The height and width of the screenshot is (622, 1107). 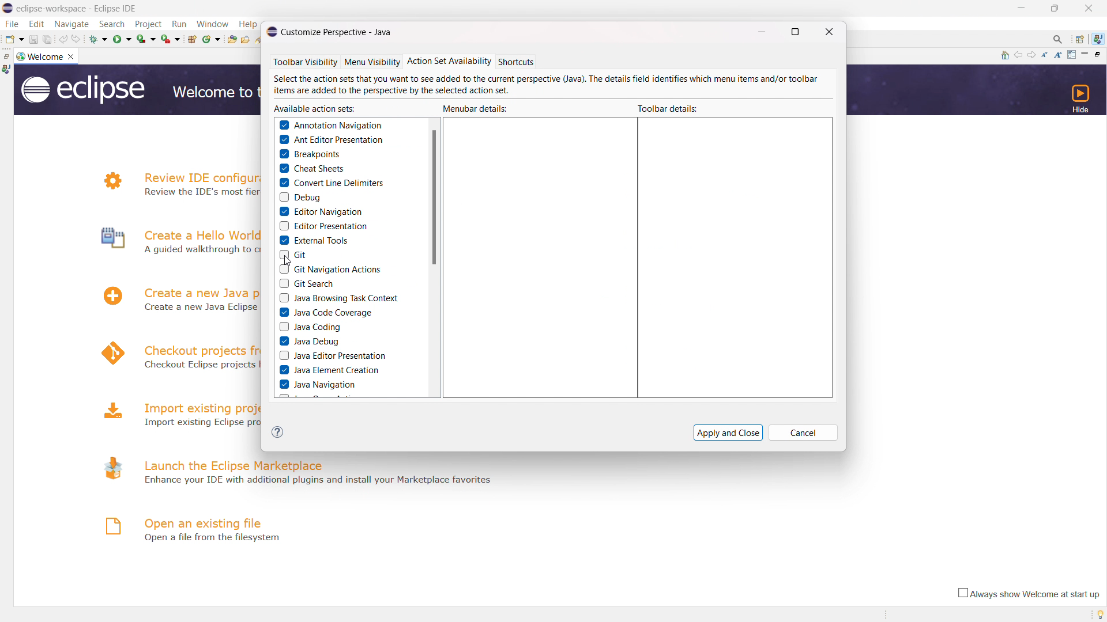 I want to click on run, so click(x=178, y=24).